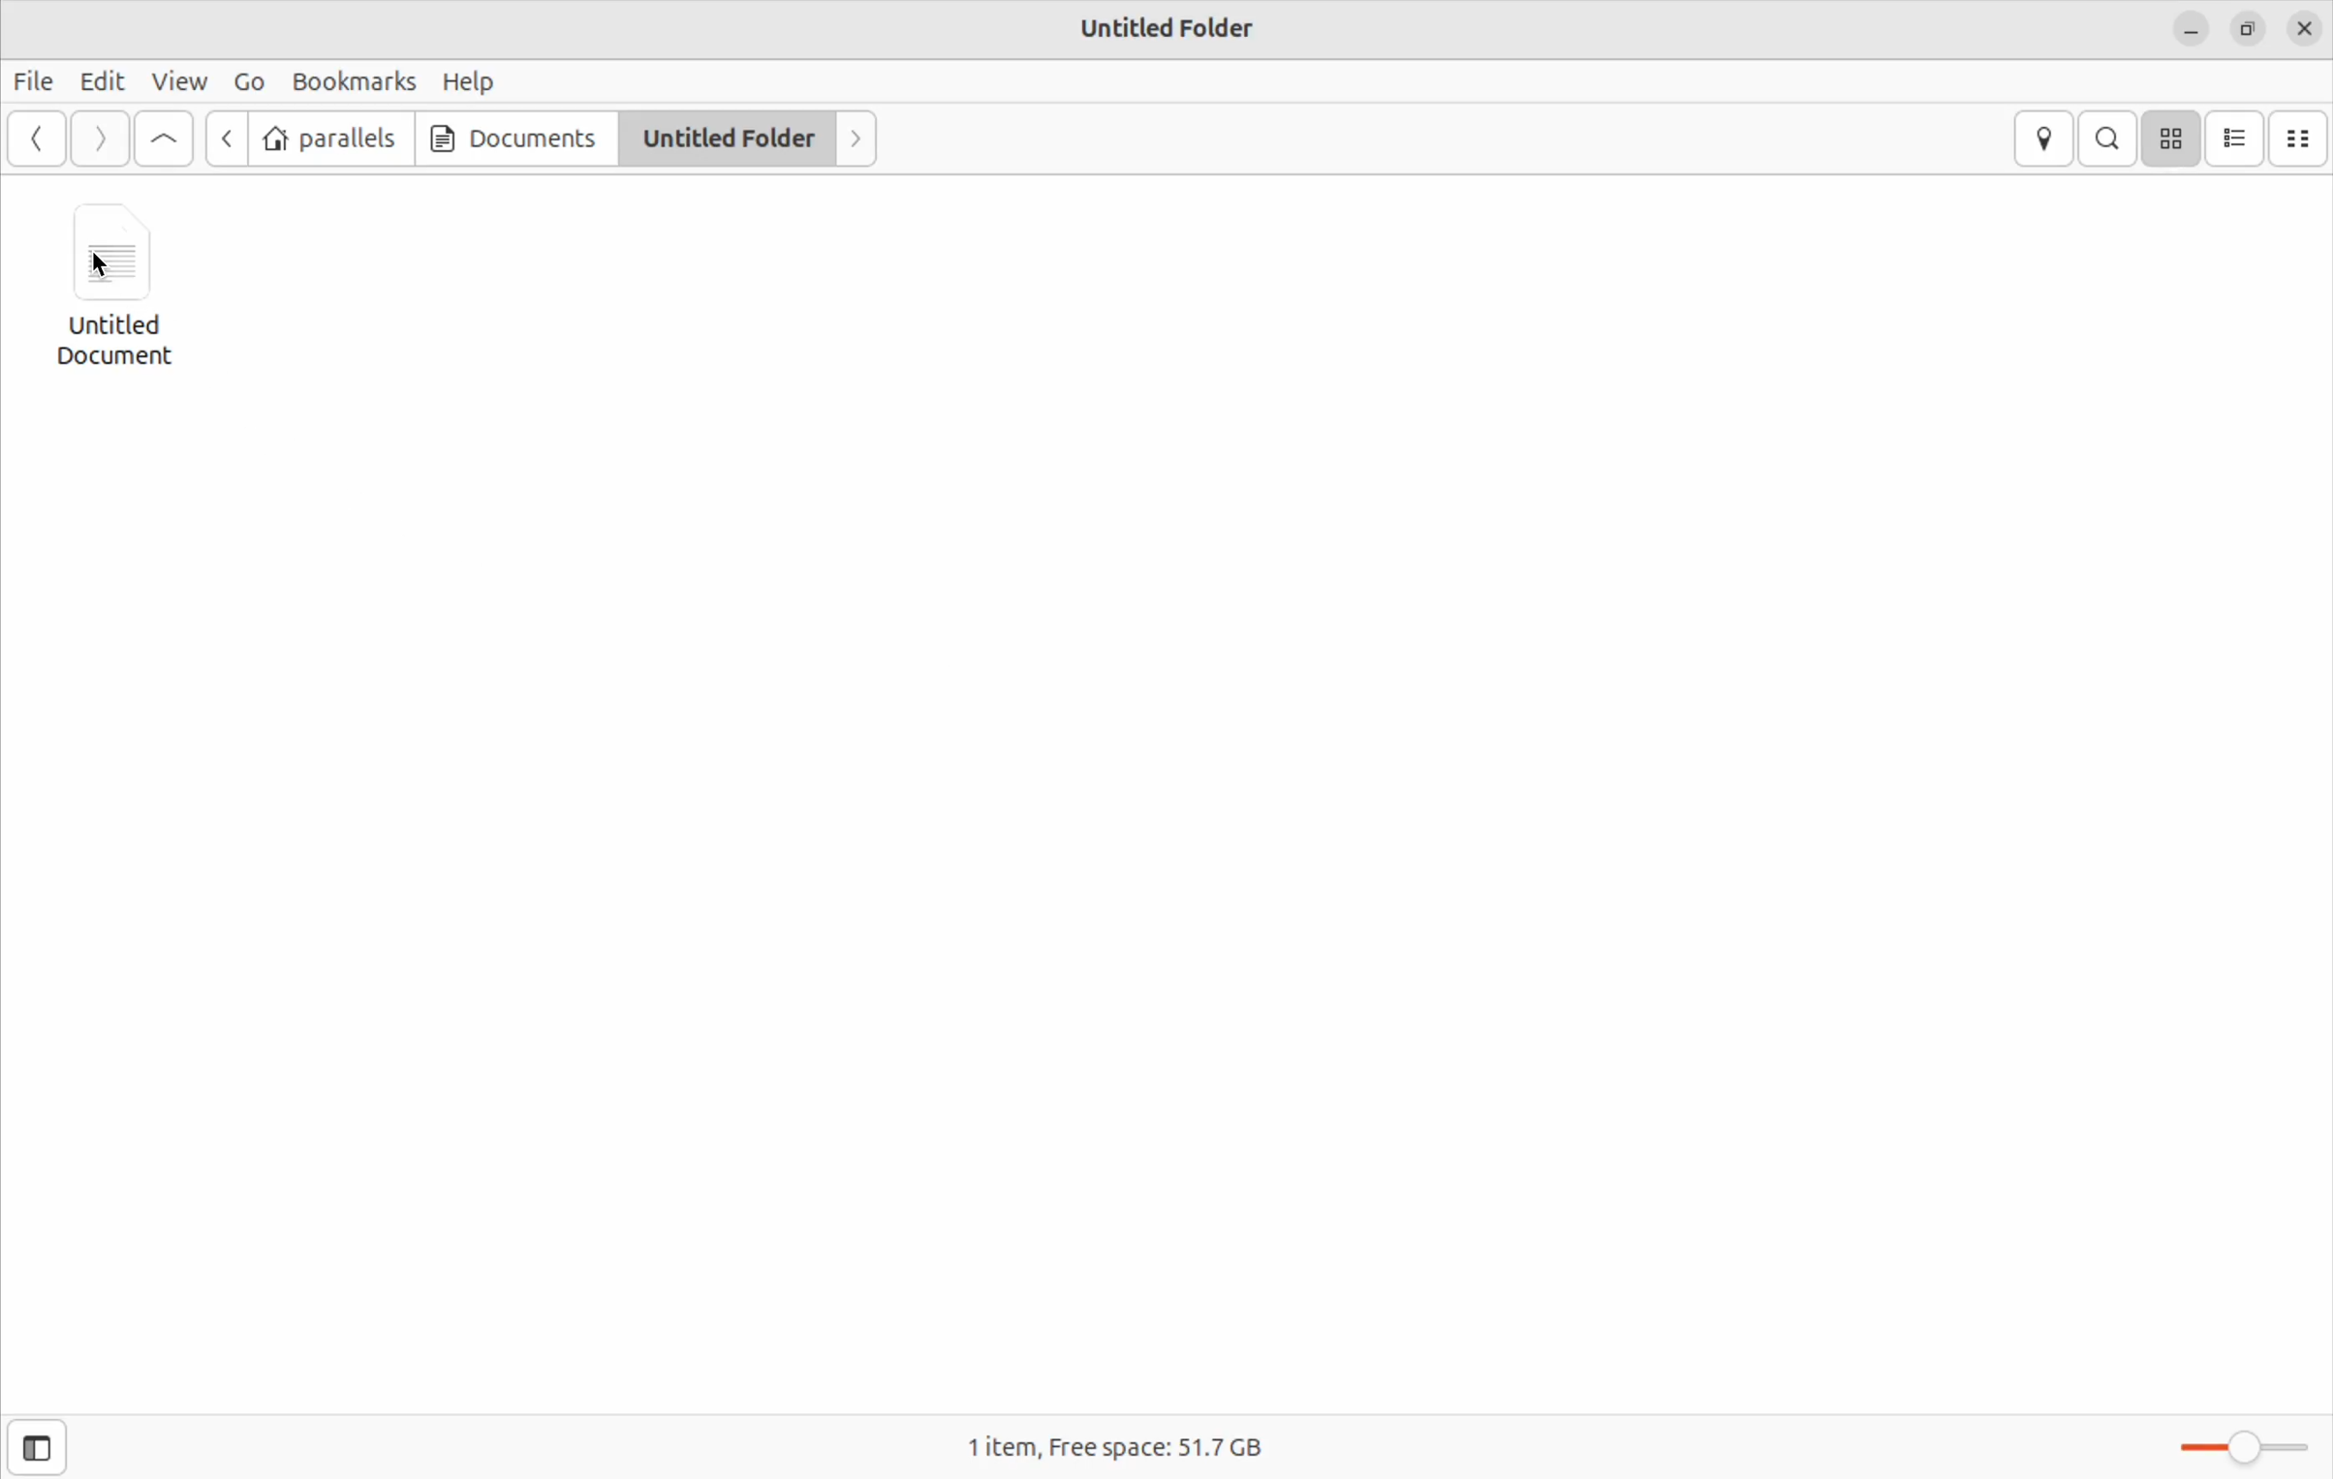  I want to click on Documents, so click(510, 138).